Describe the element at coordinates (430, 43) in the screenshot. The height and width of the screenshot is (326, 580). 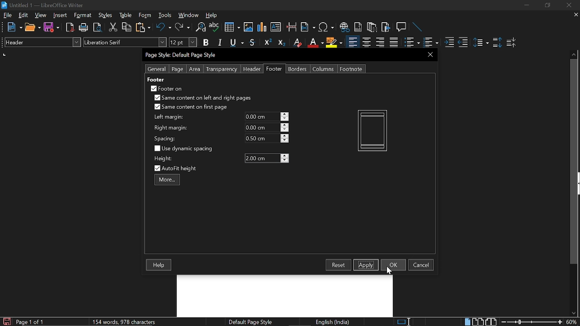
I see `Toggle unordered list` at that location.